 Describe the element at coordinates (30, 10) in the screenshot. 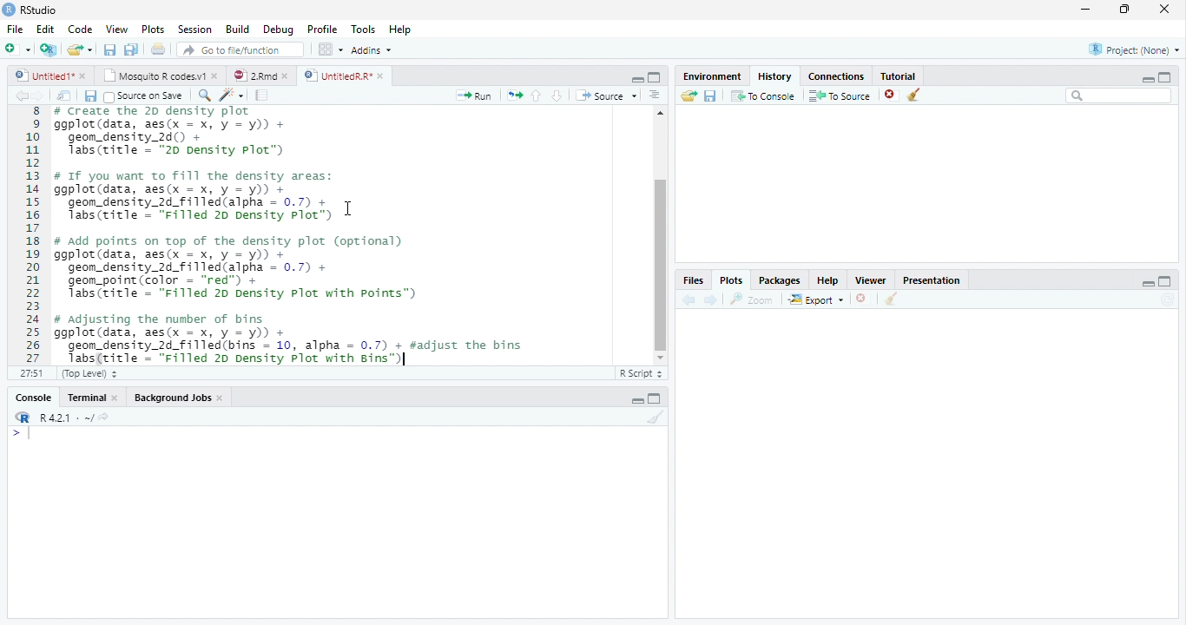

I see `' RStudio` at that location.